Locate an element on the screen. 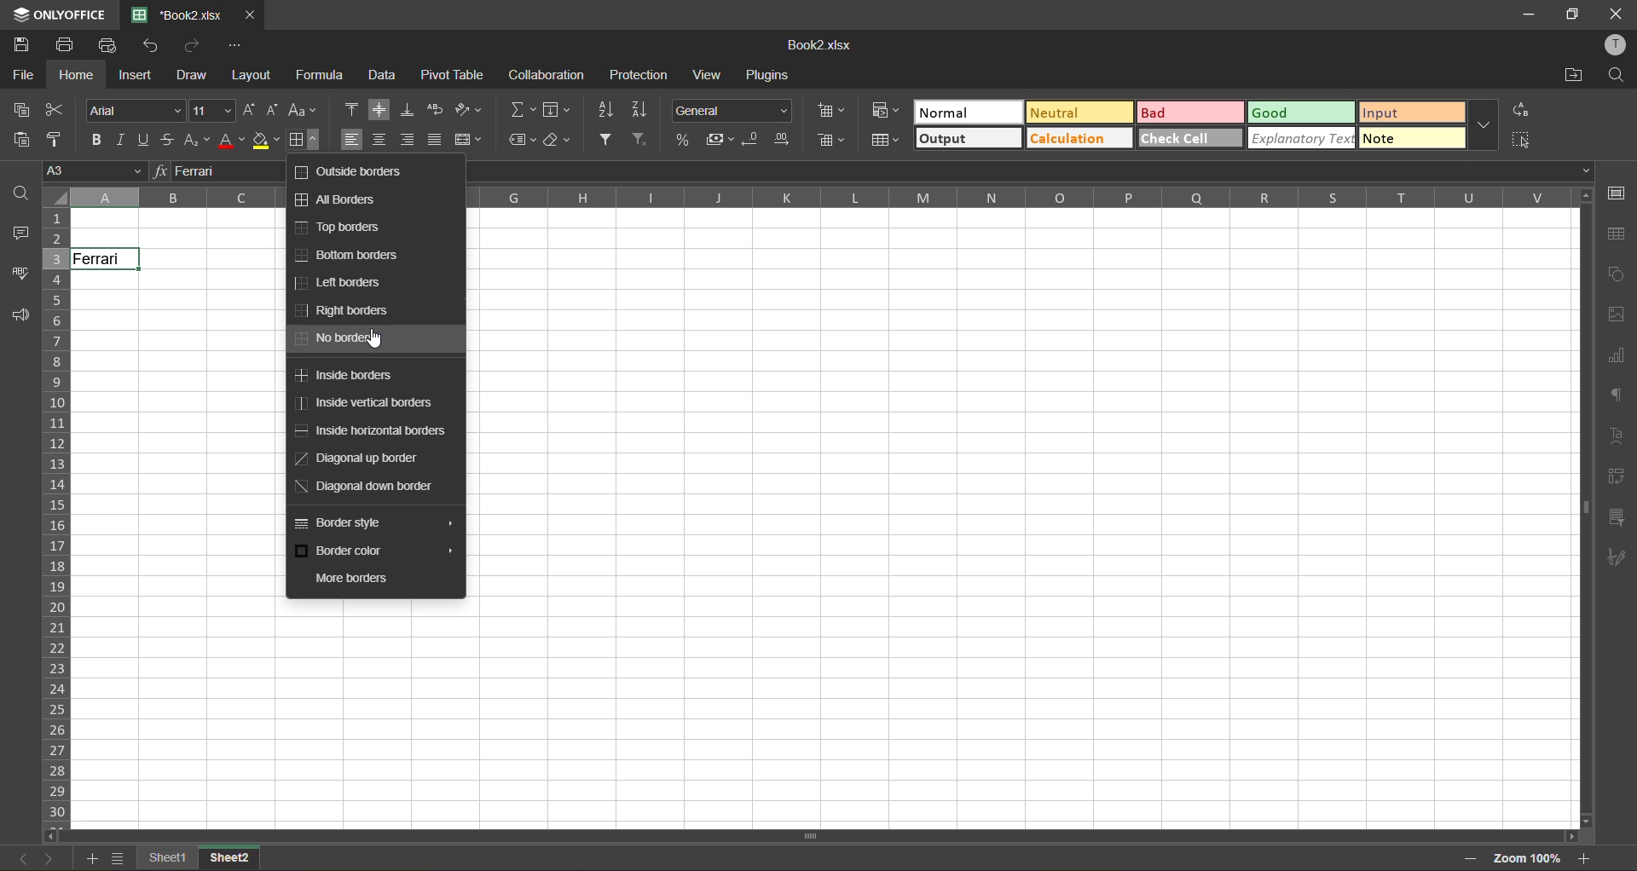  diagonal up border is located at coordinates (367, 460).